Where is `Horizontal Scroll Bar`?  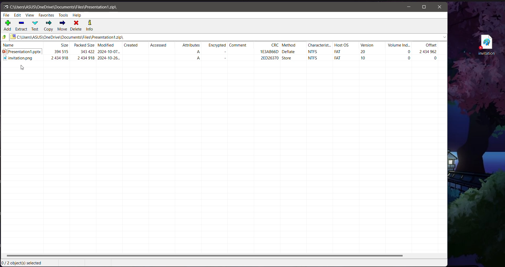 Horizontal Scroll Bar is located at coordinates (224, 256).